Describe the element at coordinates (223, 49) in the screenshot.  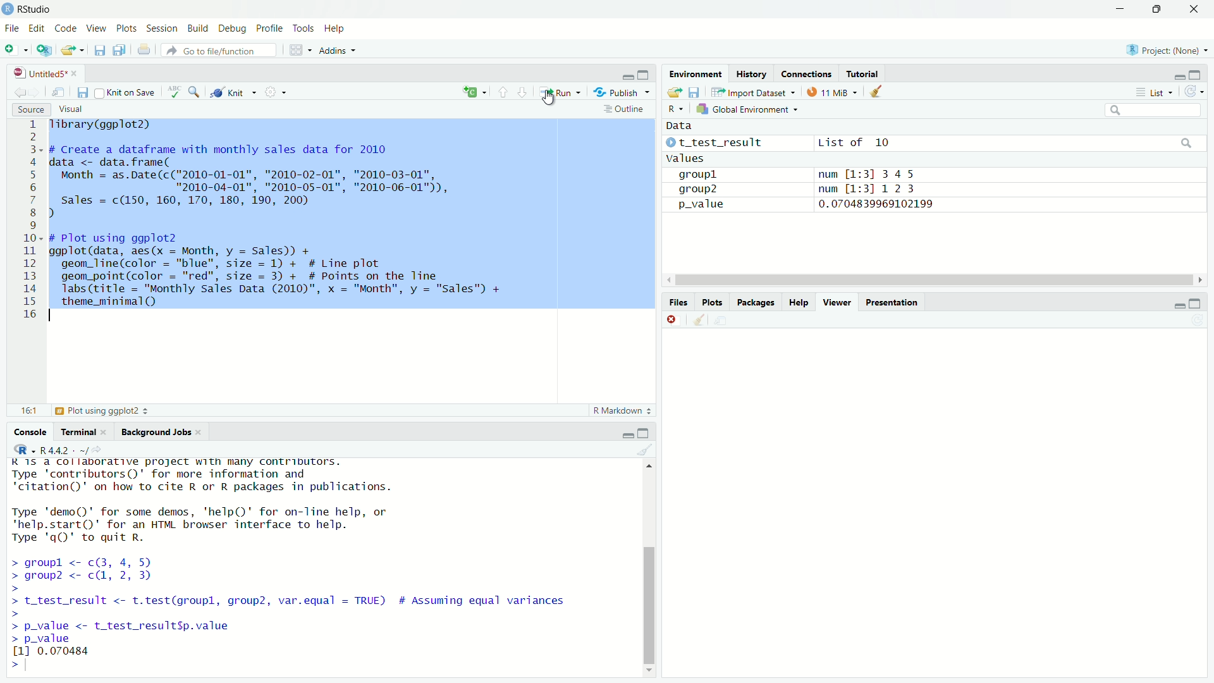
I see `Go to file/function` at that location.